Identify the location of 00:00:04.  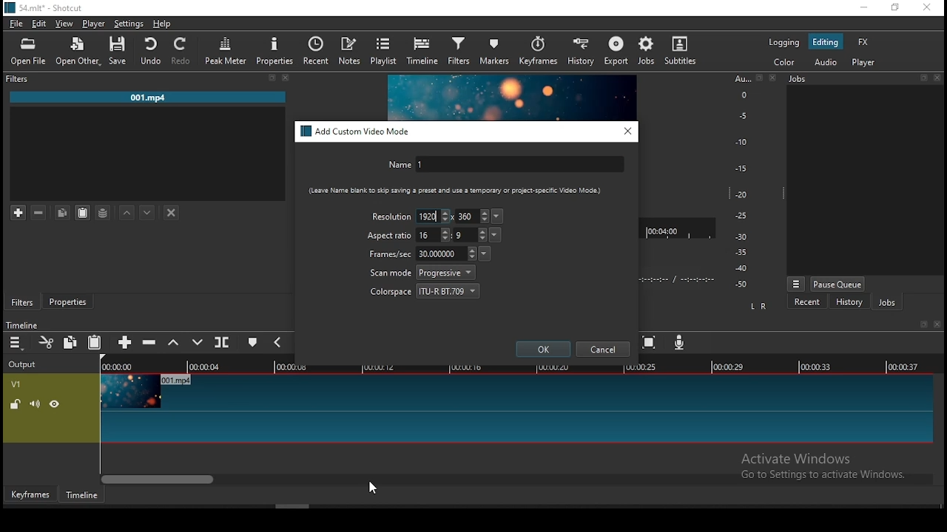
(206, 366).